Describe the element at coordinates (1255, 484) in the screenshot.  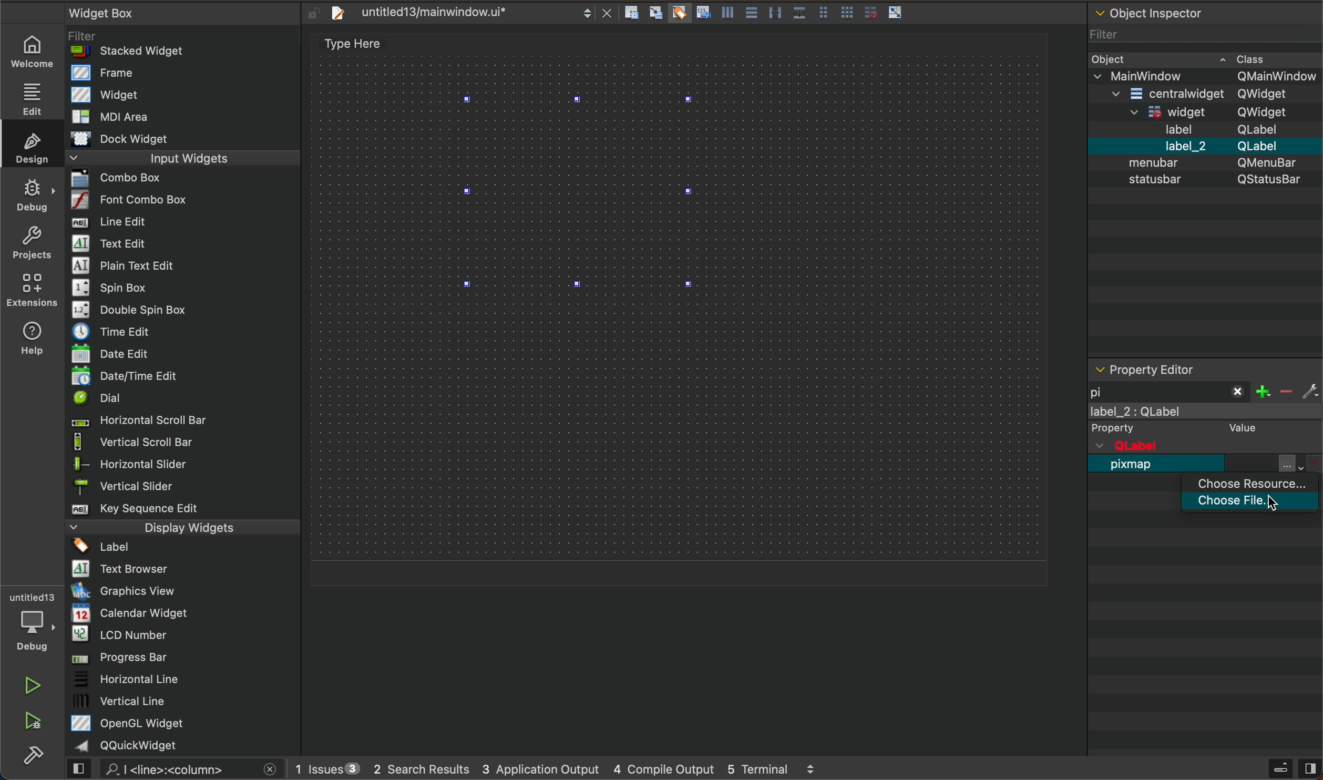
I see `choose resource ` at that location.